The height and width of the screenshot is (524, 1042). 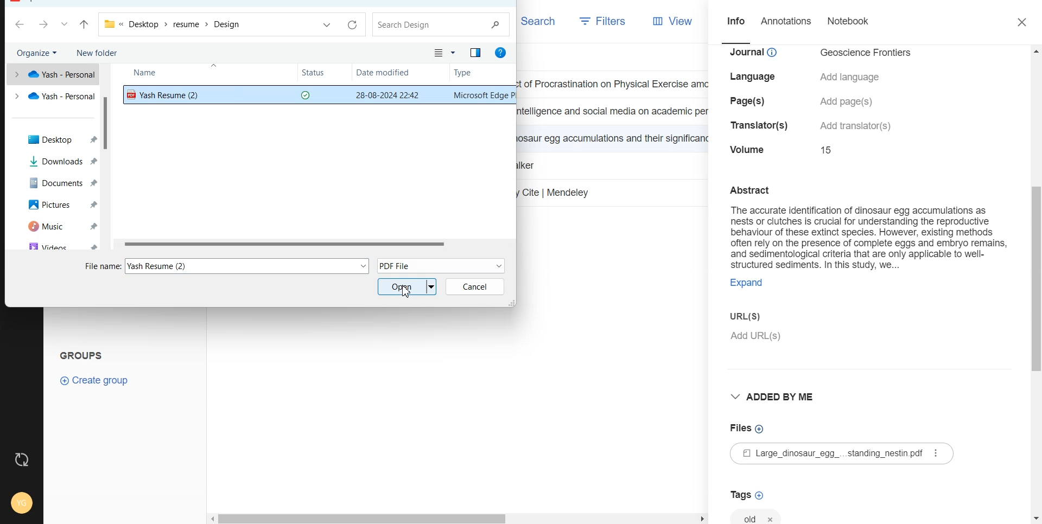 I want to click on PDF File, so click(x=441, y=265).